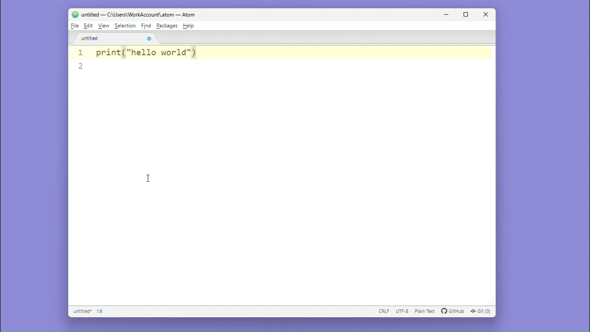 Image resolution: width=590 pixels, height=332 pixels. I want to click on Help, so click(191, 26).